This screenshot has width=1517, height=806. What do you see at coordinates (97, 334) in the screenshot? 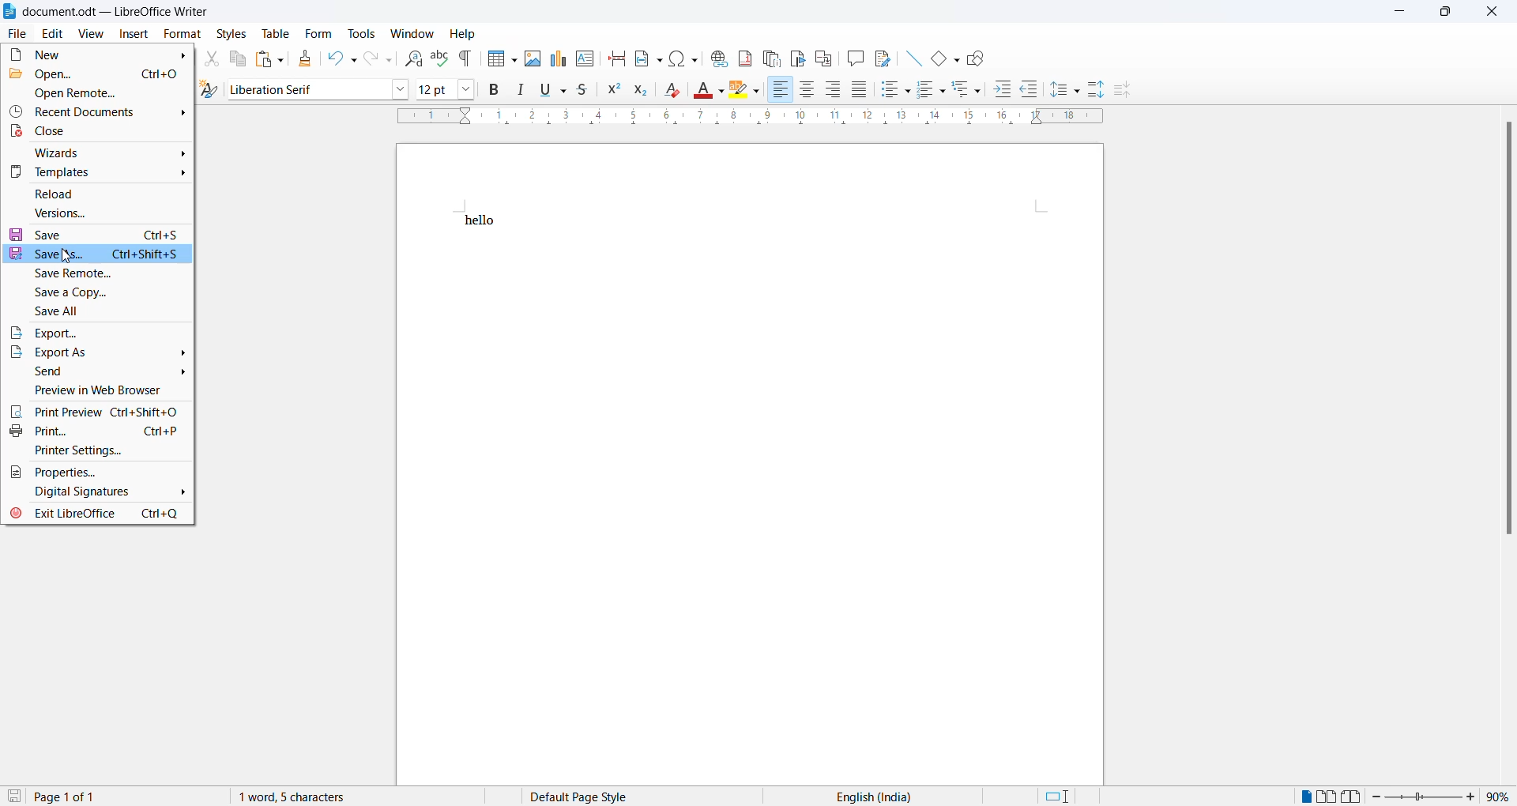
I see `Export` at bounding box center [97, 334].